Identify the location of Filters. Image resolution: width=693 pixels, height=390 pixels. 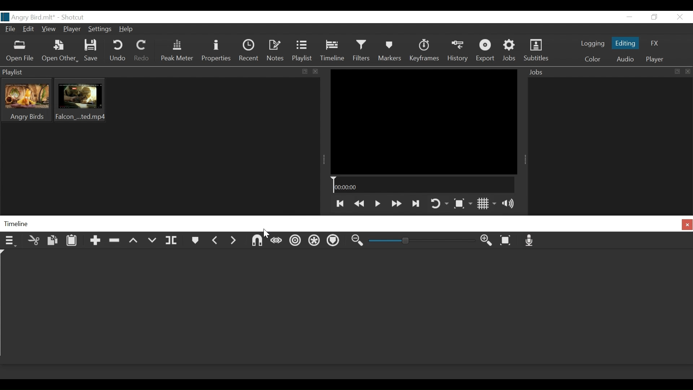
(363, 51).